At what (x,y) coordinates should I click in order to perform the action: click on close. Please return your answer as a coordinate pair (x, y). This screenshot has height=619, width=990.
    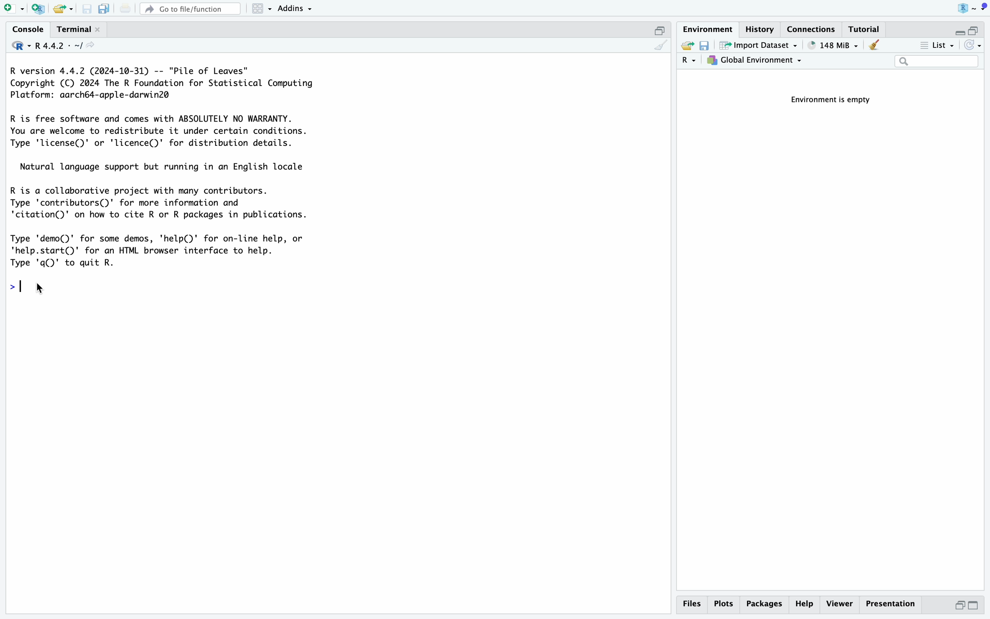
    Looking at the image, I should click on (100, 29).